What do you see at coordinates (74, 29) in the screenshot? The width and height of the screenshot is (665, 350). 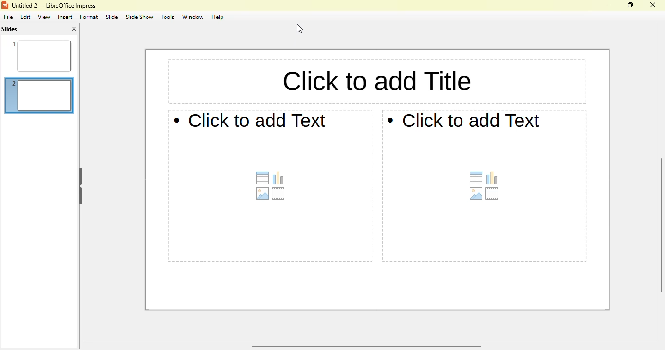 I see `close pane` at bounding box center [74, 29].